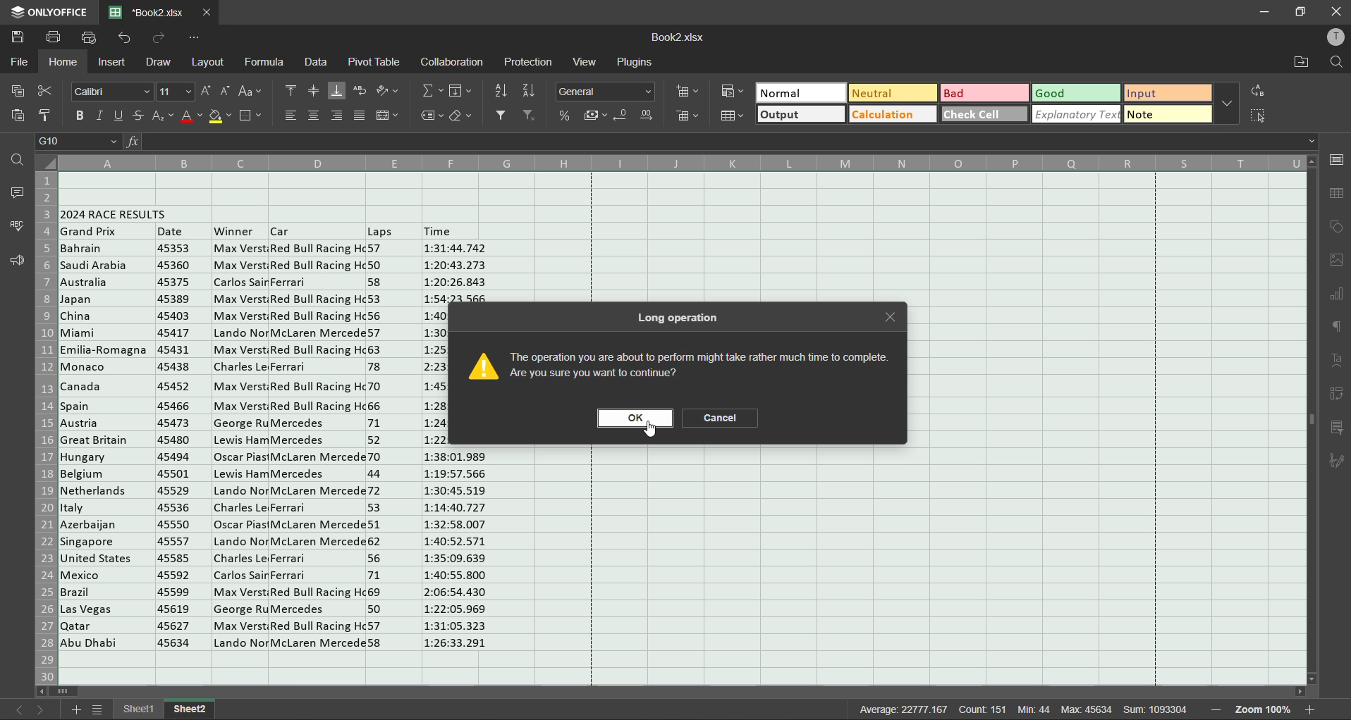 This screenshot has width=1351, height=720. What do you see at coordinates (338, 116) in the screenshot?
I see `align right` at bounding box center [338, 116].